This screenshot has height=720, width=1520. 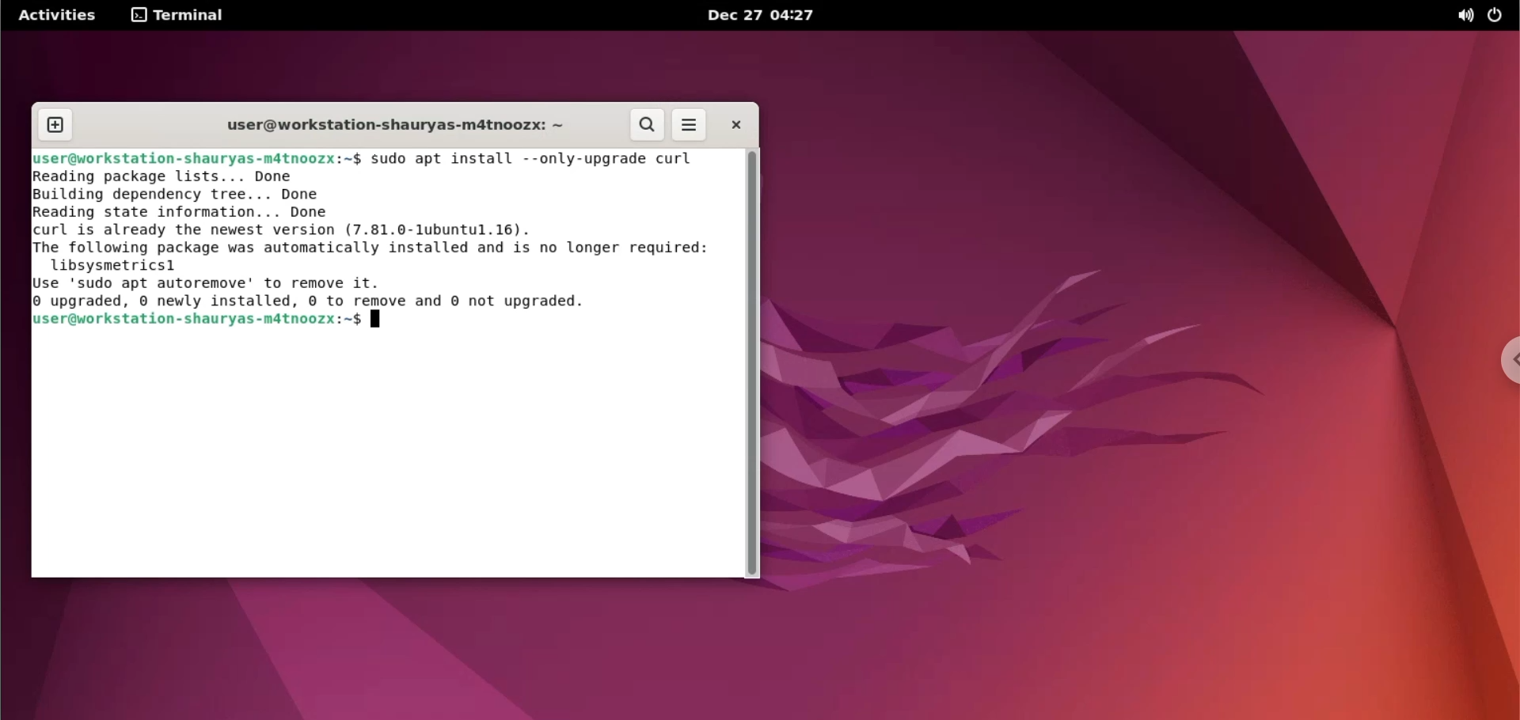 I want to click on Dec 27 04:27, so click(x=766, y=17).